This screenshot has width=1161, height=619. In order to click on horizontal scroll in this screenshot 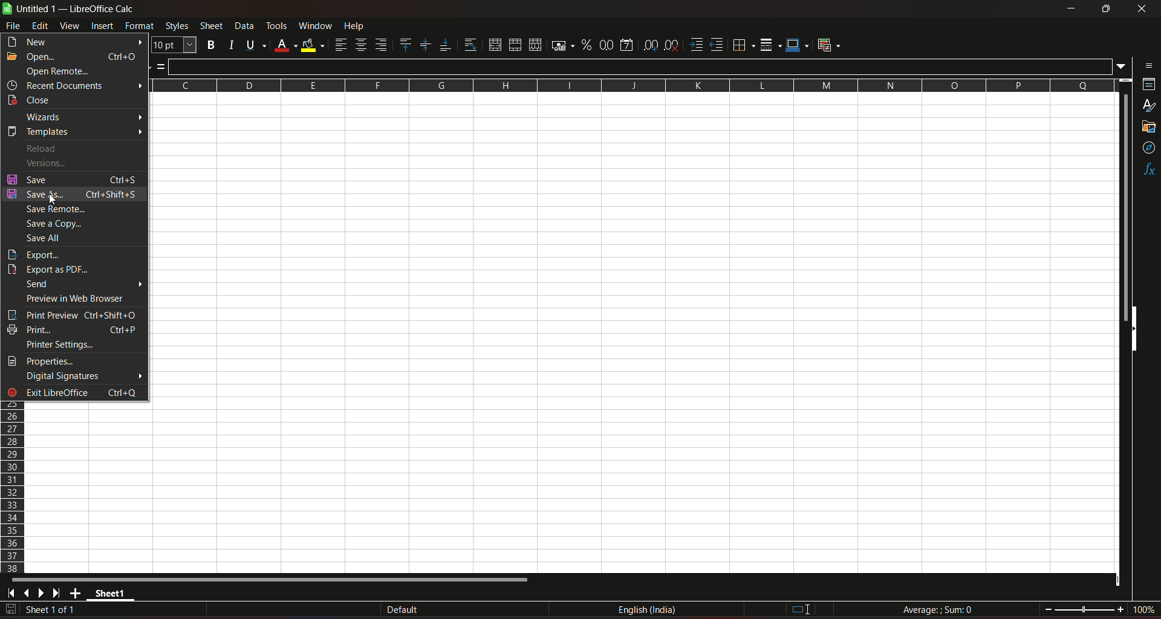, I will do `click(273, 580)`.